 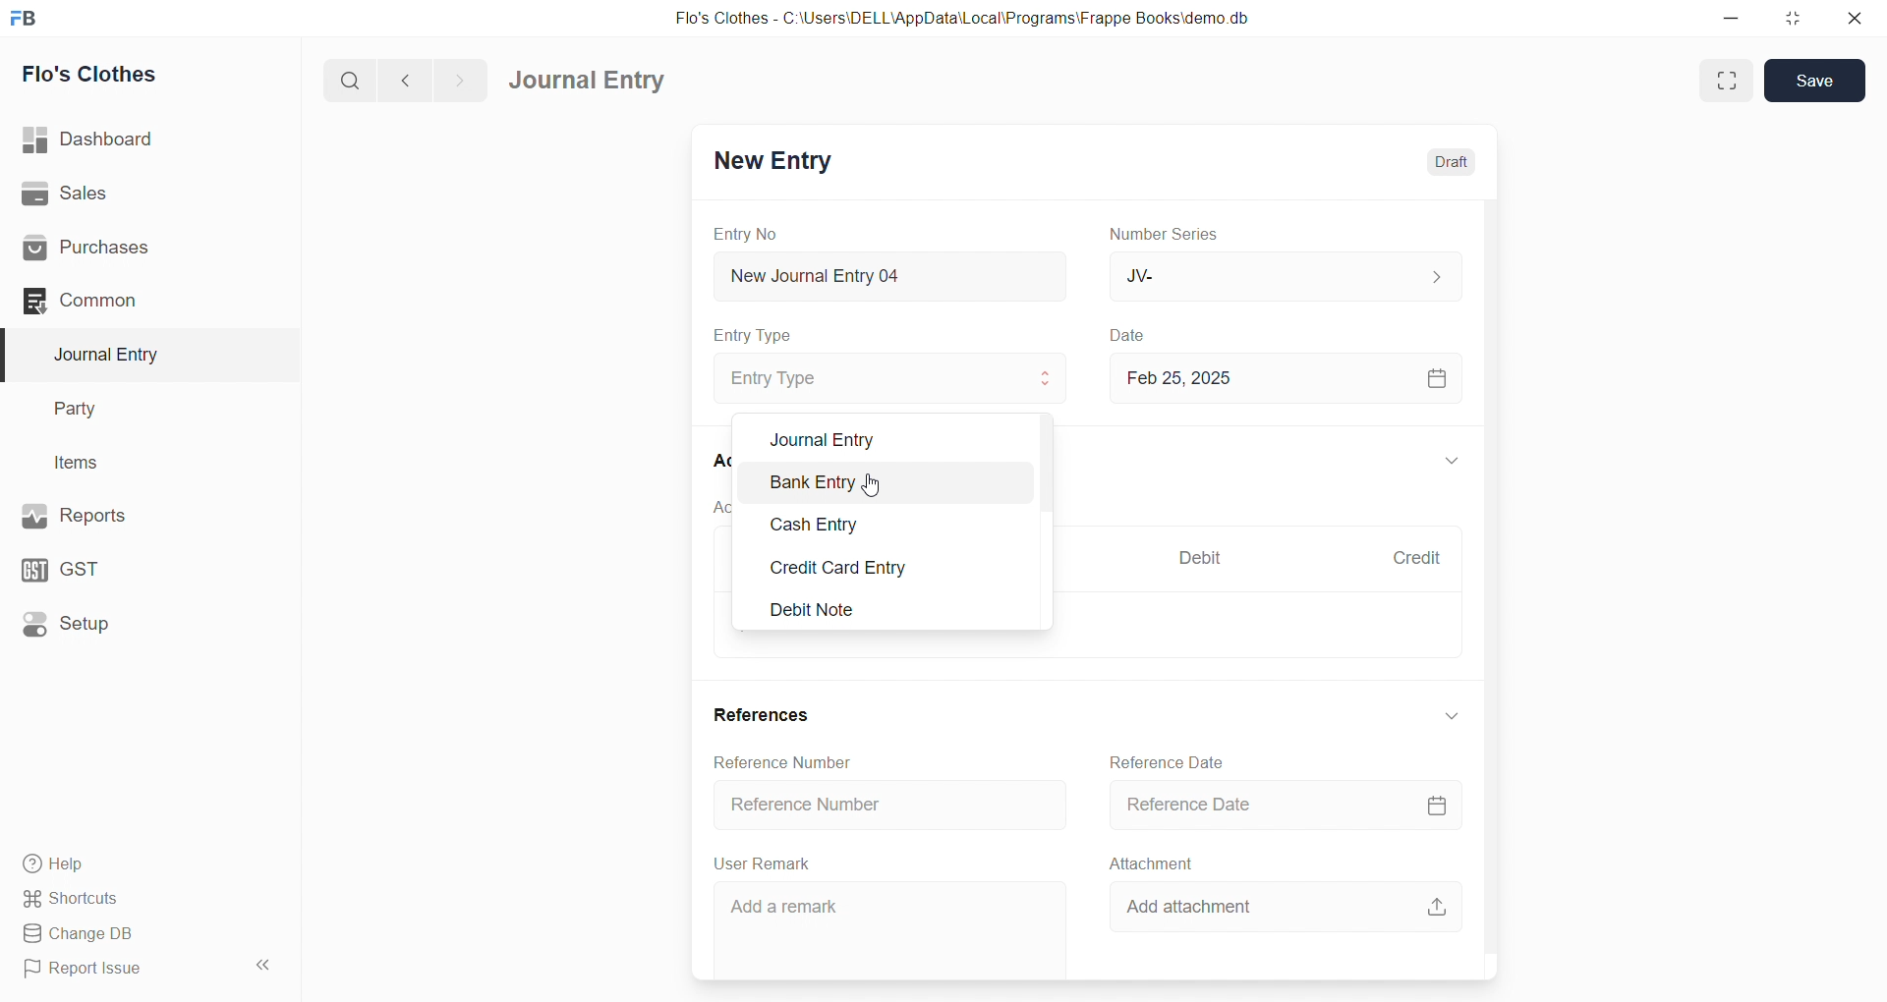 What do you see at coordinates (1130, 336) in the screenshot?
I see `Date` at bounding box center [1130, 336].